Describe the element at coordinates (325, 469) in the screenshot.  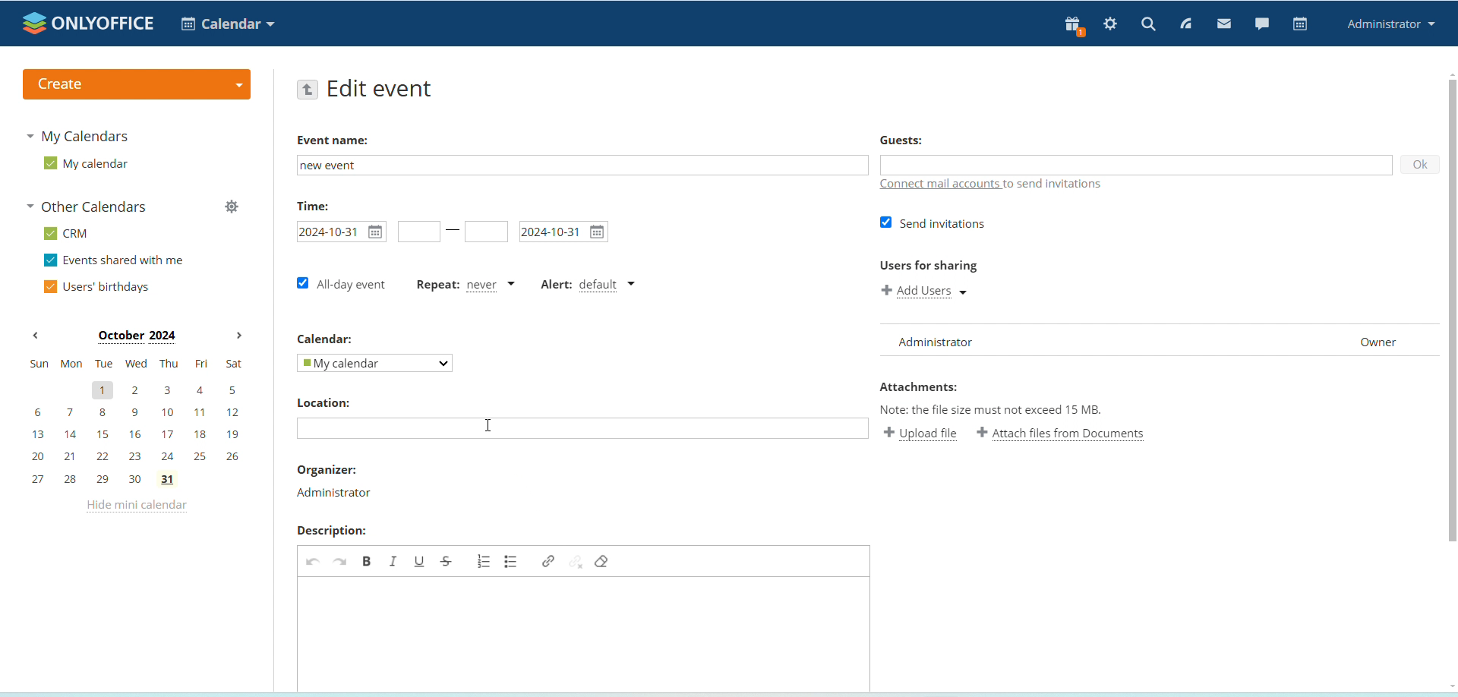
I see `Organizer` at that location.